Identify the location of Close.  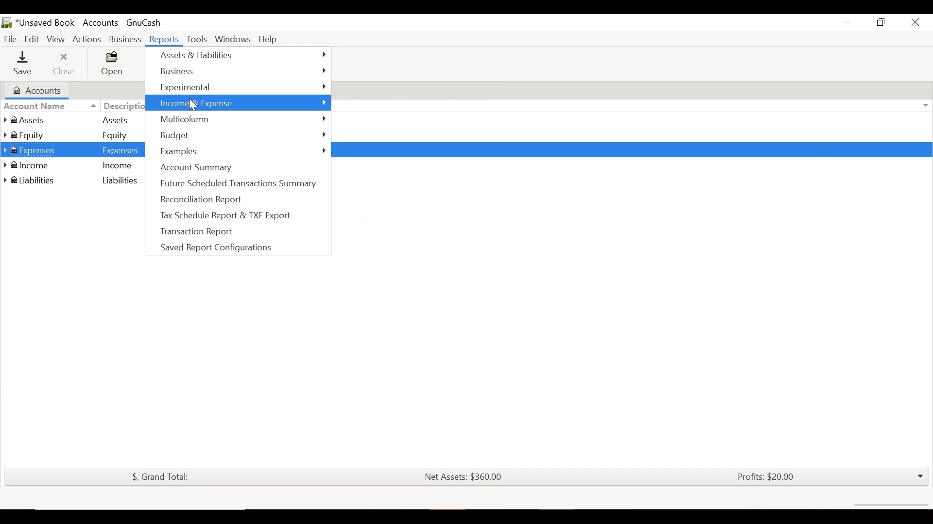
(64, 63).